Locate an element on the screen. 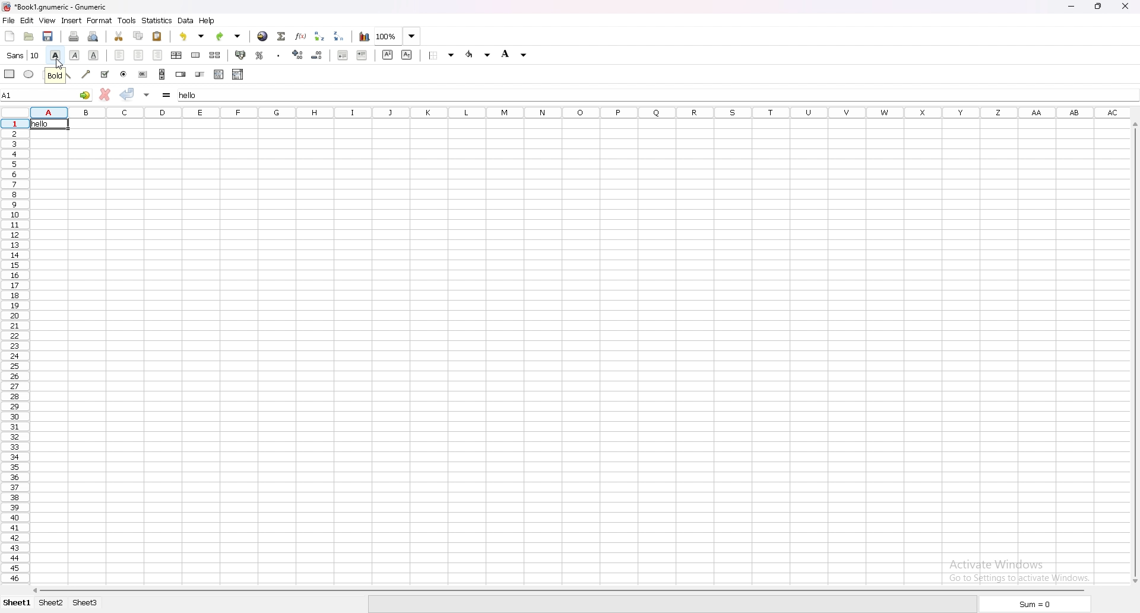  accept change in multiple cells is located at coordinates (147, 94).